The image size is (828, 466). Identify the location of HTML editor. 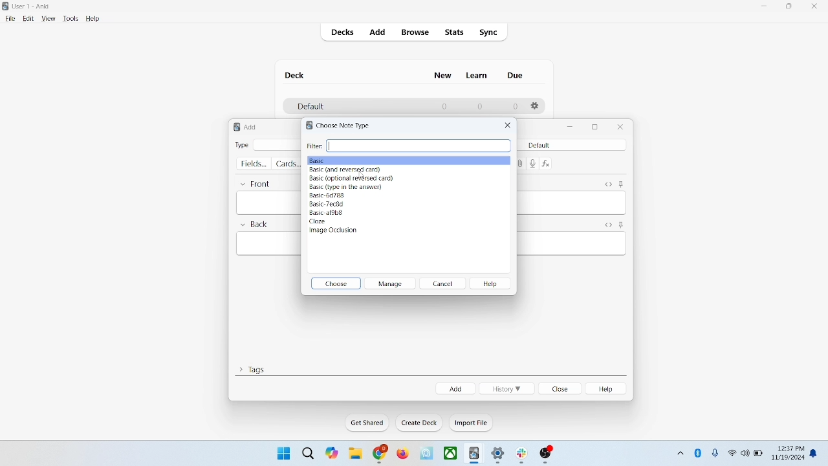
(607, 184).